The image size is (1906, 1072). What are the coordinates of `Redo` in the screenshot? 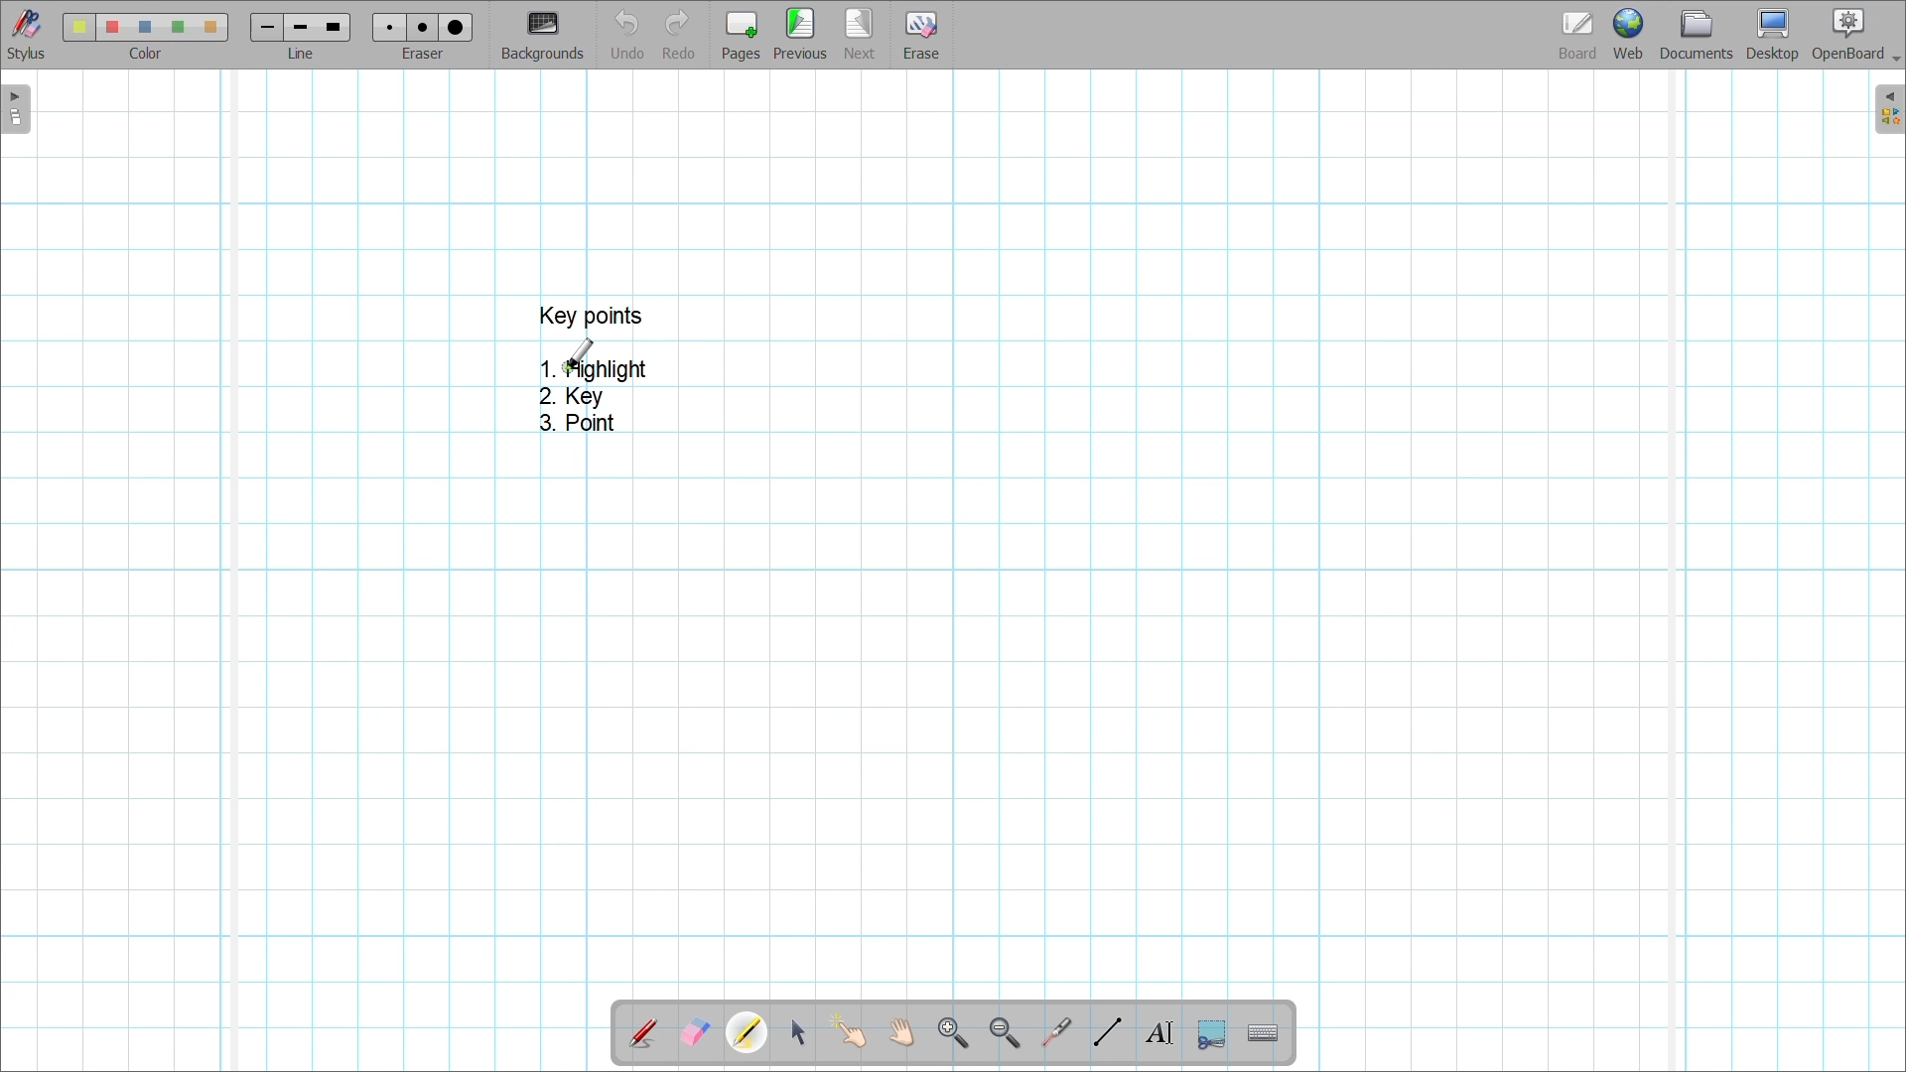 It's located at (679, 34).